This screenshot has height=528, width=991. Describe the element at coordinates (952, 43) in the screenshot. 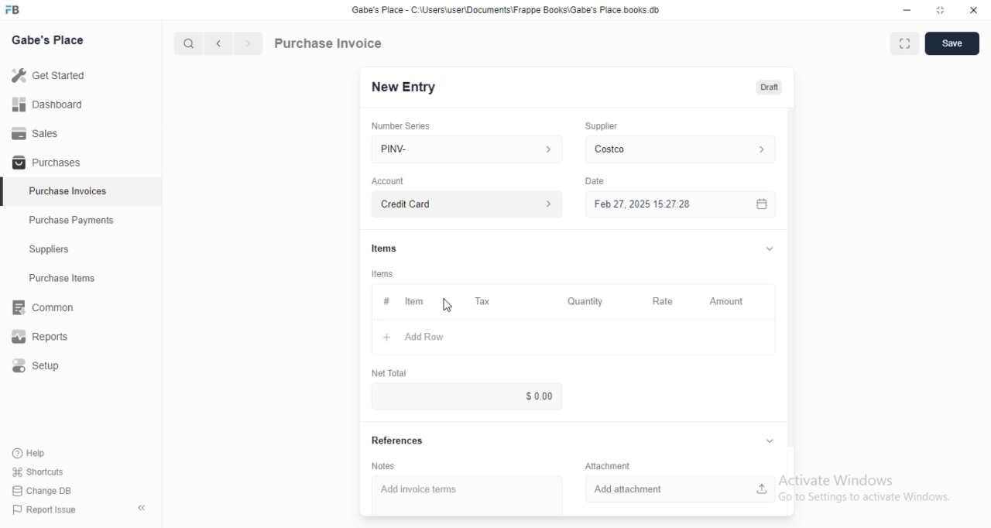

I see `Save` at that location.